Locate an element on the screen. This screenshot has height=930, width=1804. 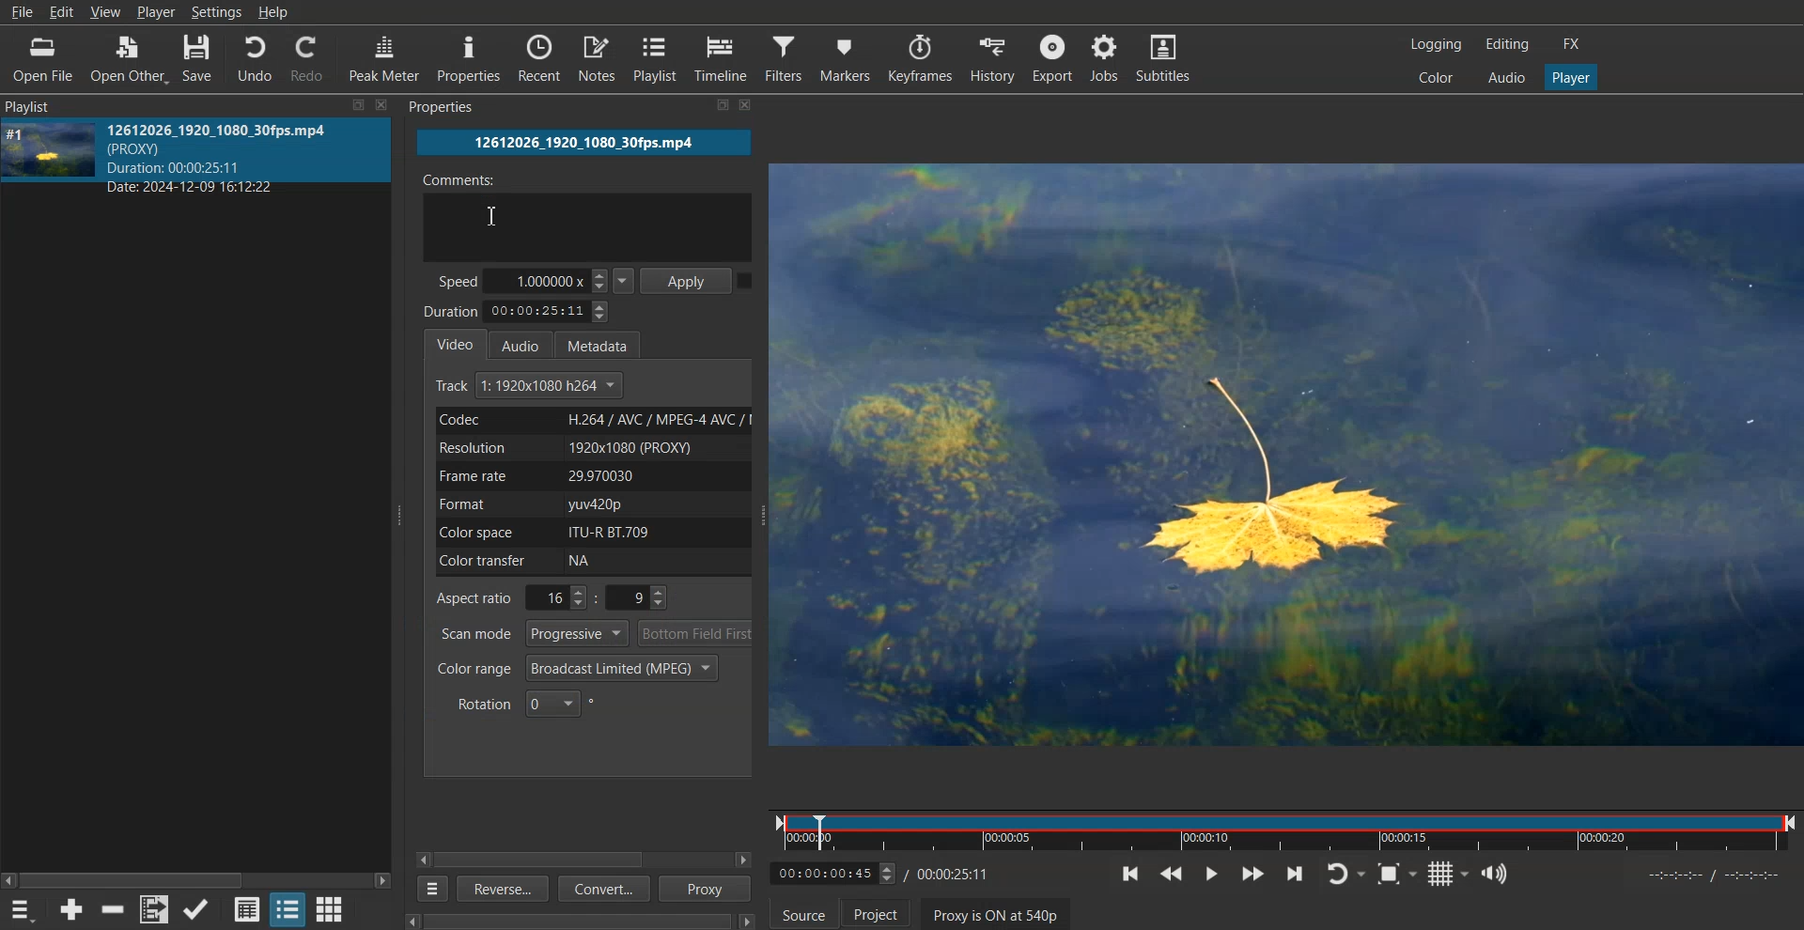
Keyframes is located at coordinates (920, 57).